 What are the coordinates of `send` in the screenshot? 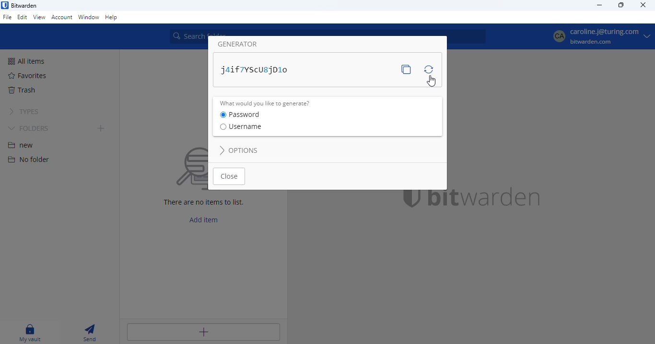 It's located at (89, 333).